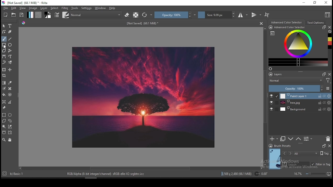  What do you see at coordinates (256, 15) in the screenshot?
I see `vertical mirror tool` at bounding box center [256, 15].